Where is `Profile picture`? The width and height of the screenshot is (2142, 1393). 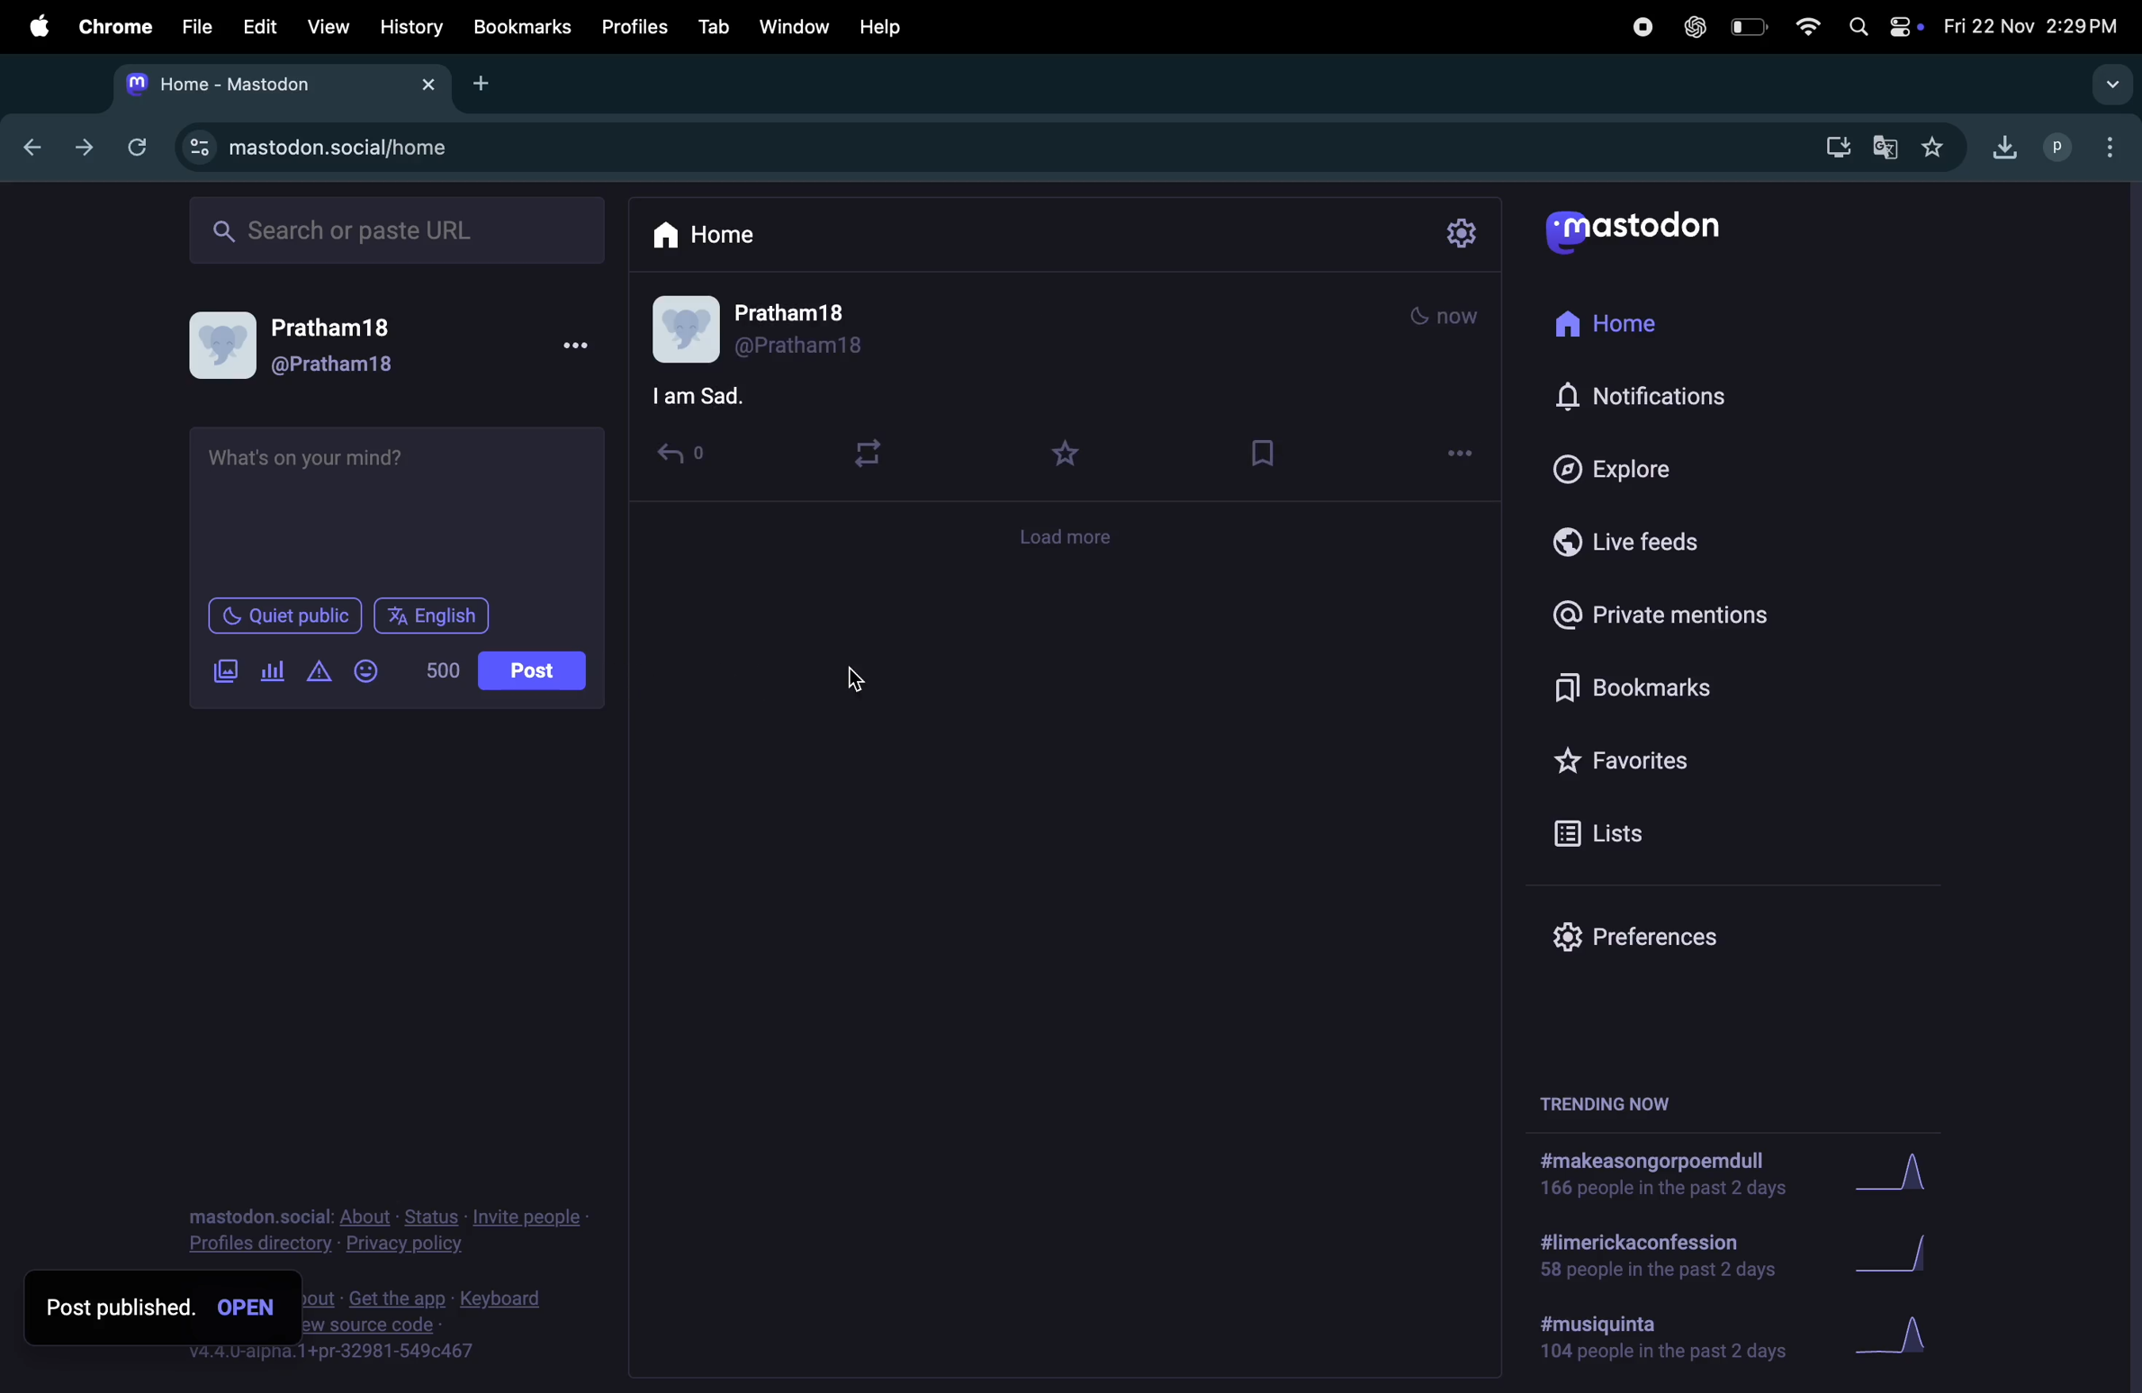
Profile picture is located at coordinates (222, 346).